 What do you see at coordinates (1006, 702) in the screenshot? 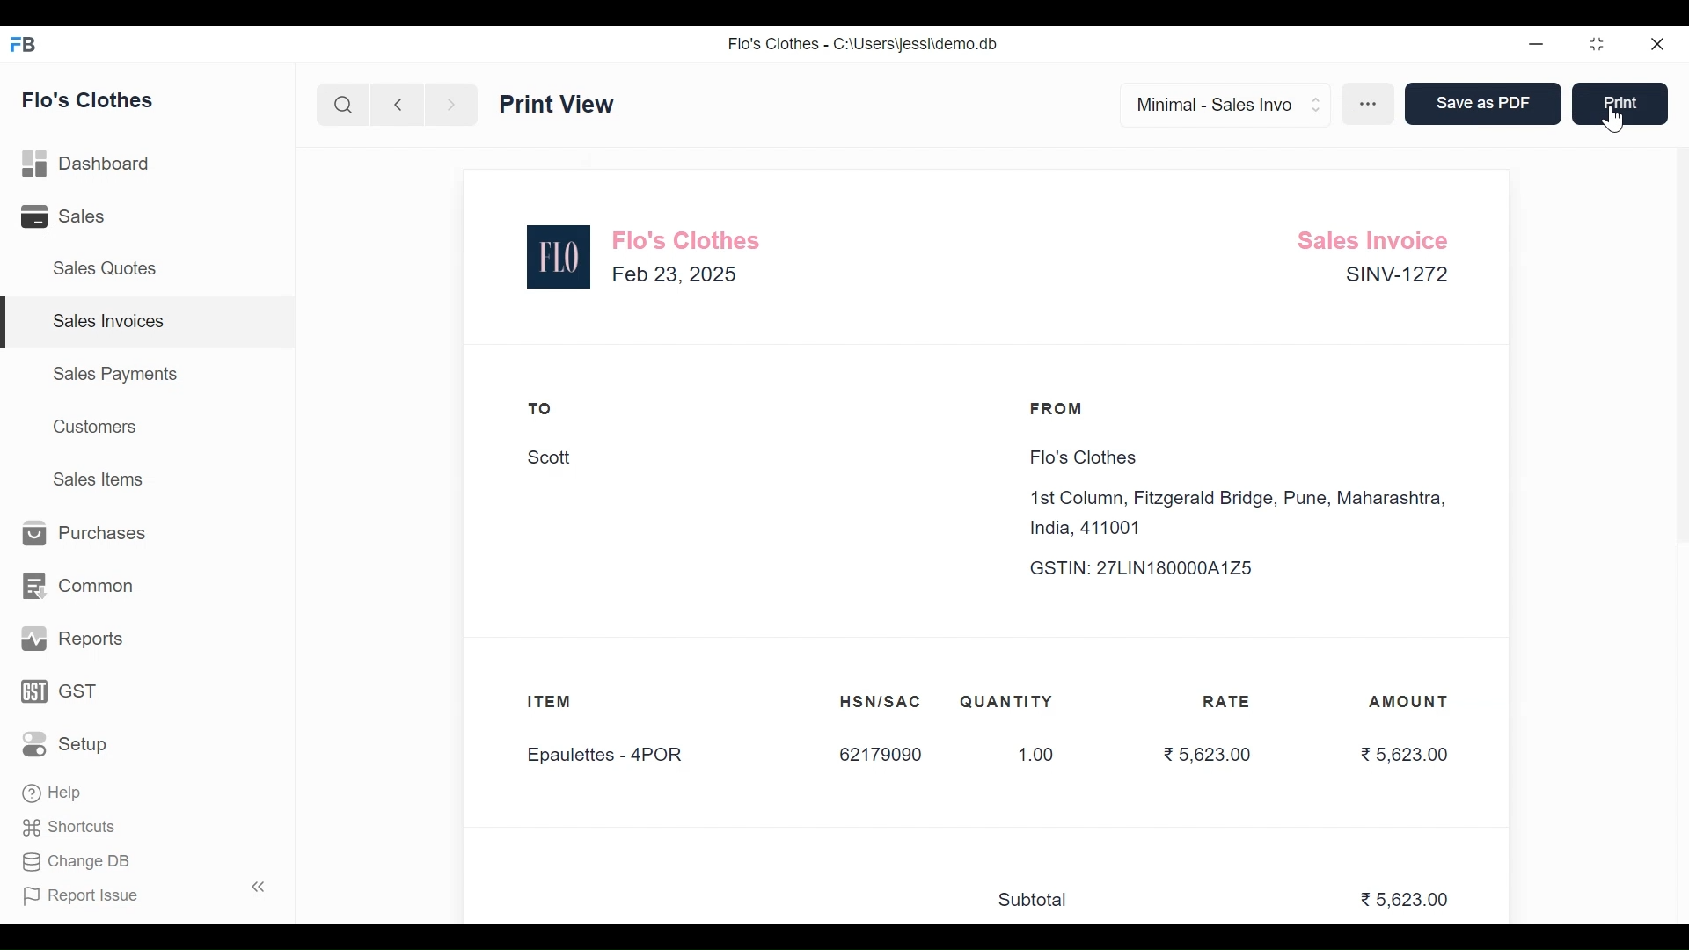
I see `QUANTITY` at bounding box center [1006, 702].